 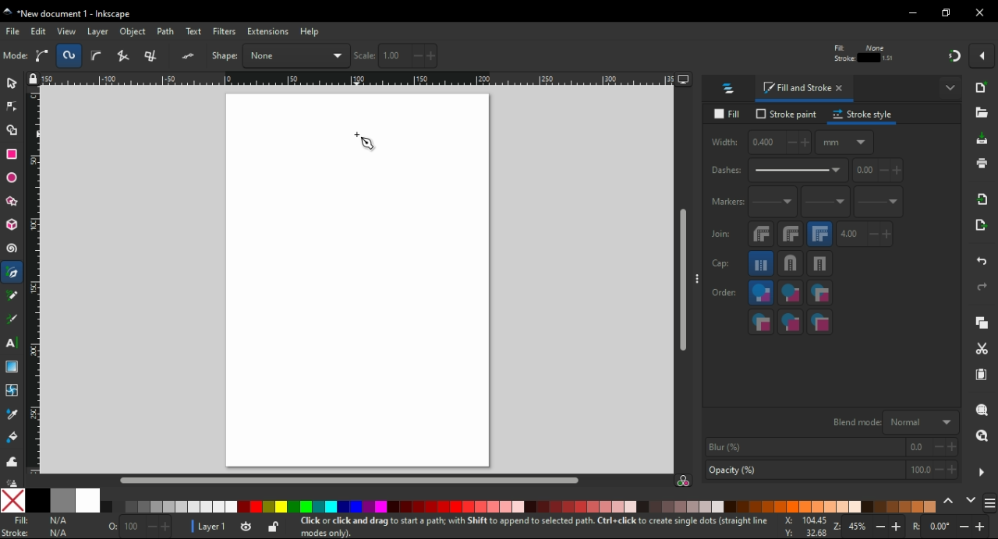 What do you see at coordinates (791, 322) in the screenshot?
I see `stroke markers` at bounding box center [791, 322].